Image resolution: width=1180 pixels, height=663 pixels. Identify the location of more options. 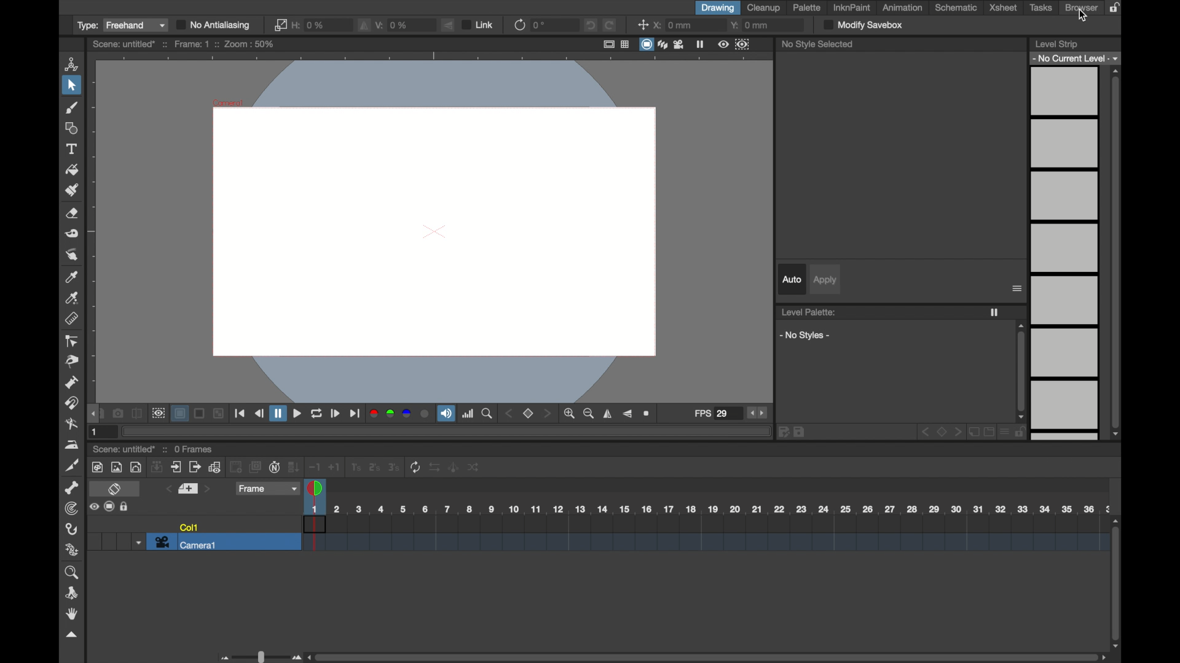
(1017, 289).